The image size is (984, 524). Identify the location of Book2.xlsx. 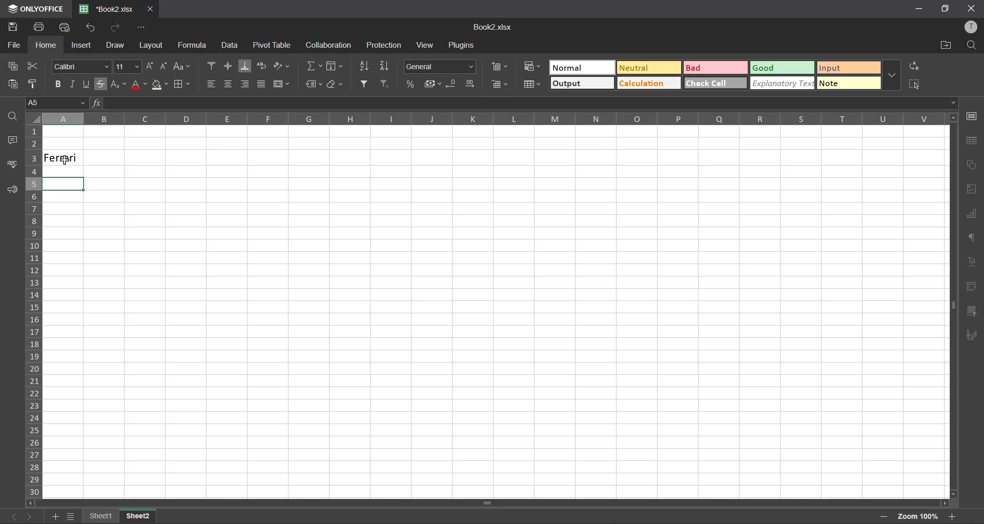
(108, 8).